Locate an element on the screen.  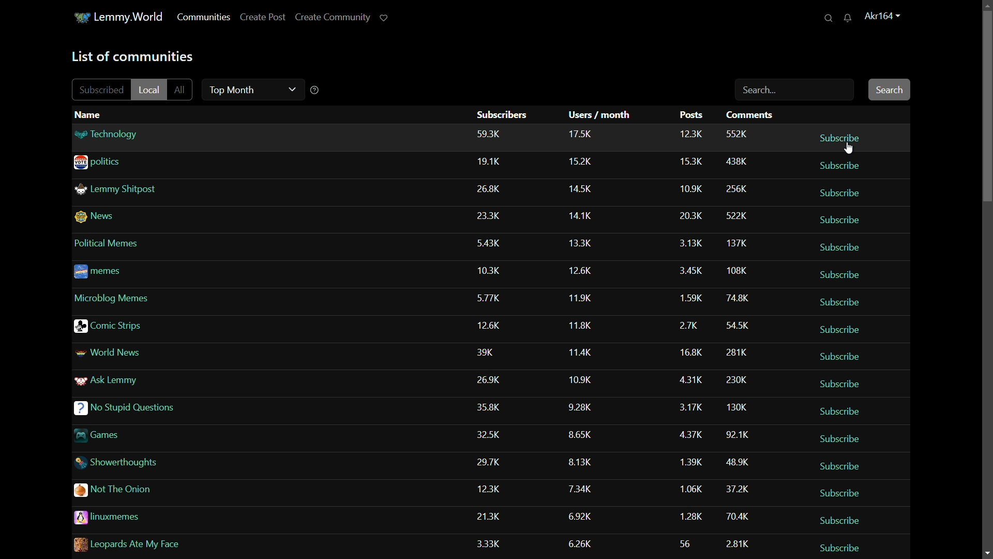
user per month is located at coordinates (580, 379).